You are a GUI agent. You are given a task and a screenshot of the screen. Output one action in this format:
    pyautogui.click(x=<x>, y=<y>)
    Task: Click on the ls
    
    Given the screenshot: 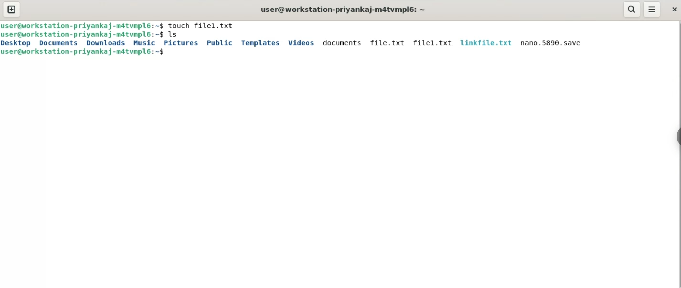 What is the action you would take?
    pyautogui.click(x=174, y=35)
    